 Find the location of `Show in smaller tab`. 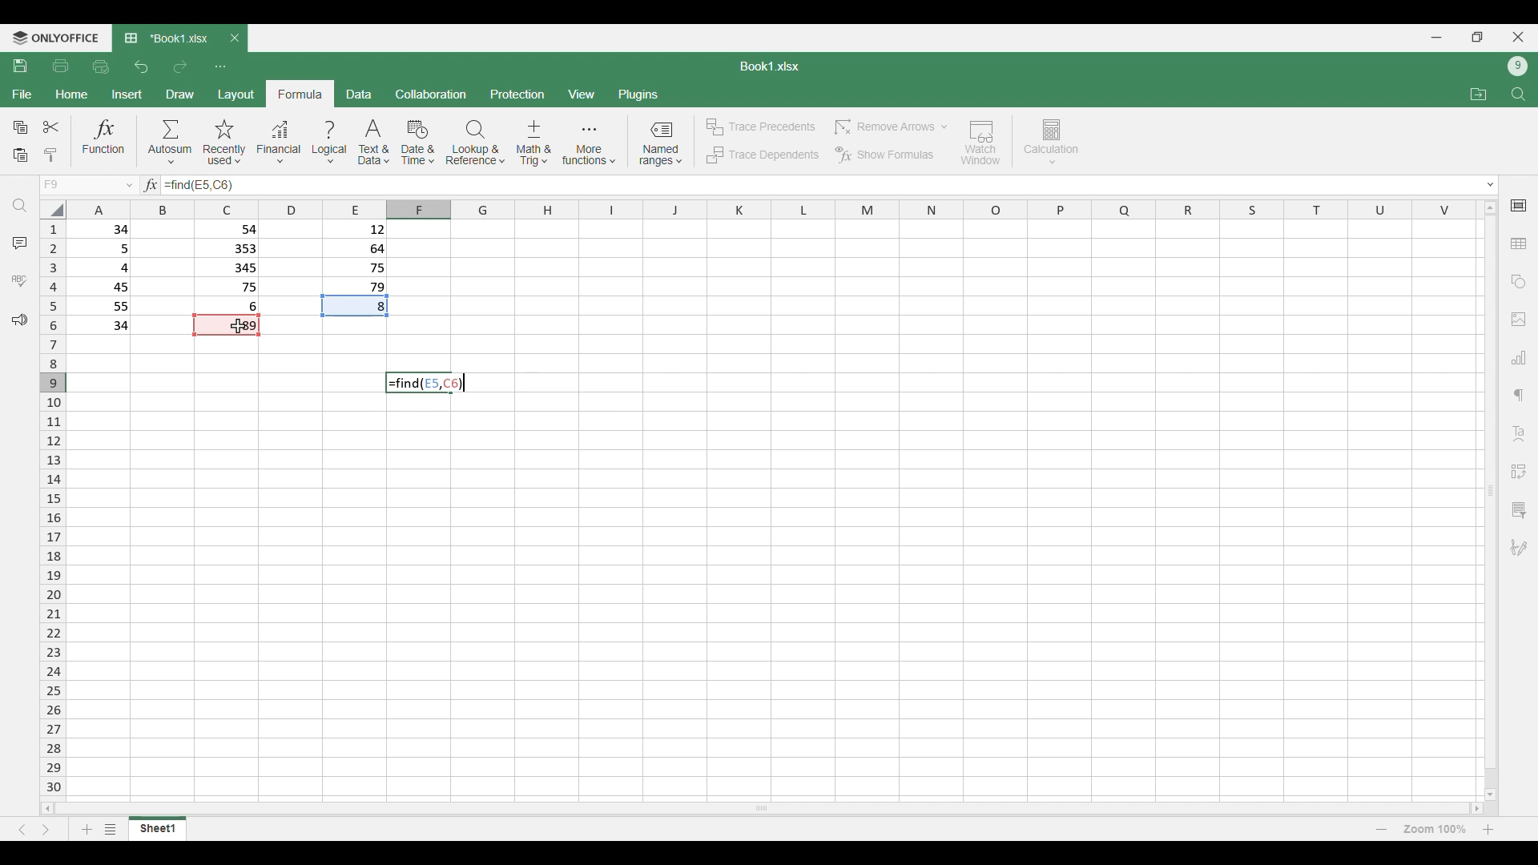

Show in smaller tab is located at coordinates (1477, 37).